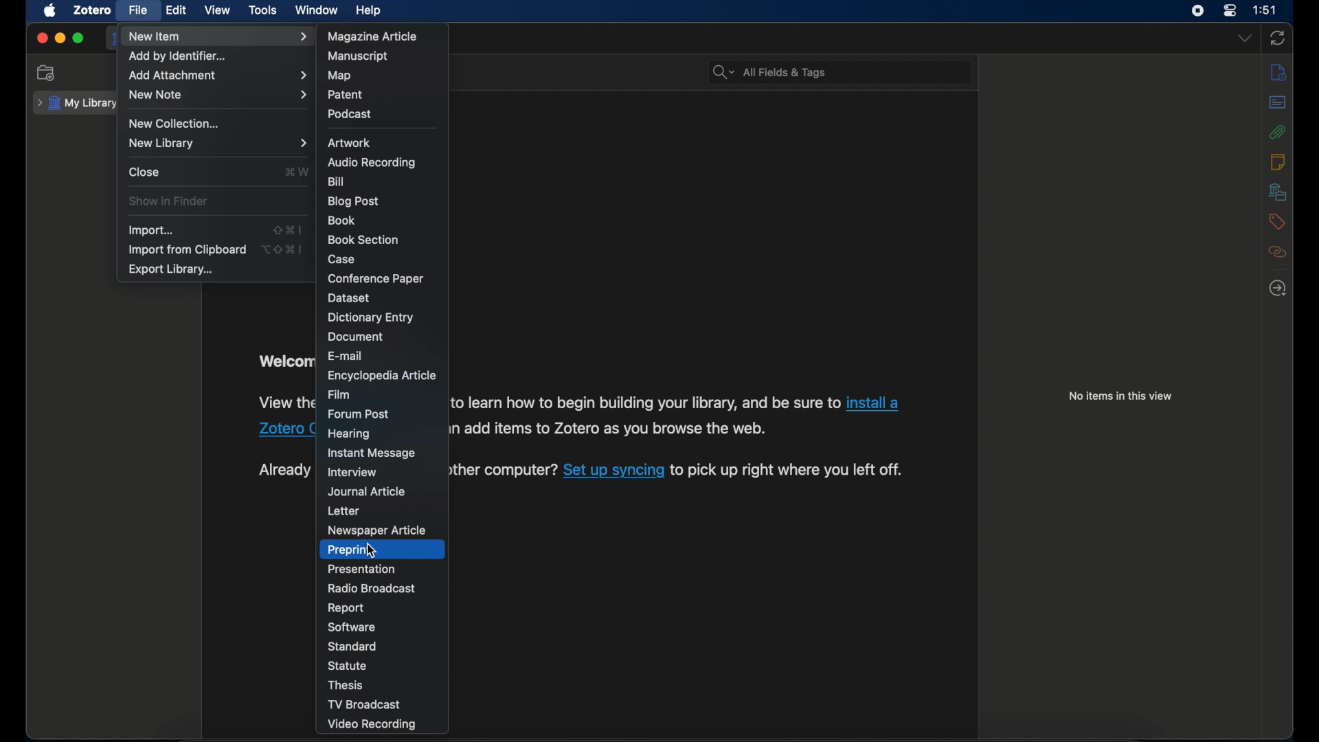 This screenshot has height=742, width=1319. I want to click on my library, so click(77, 104).